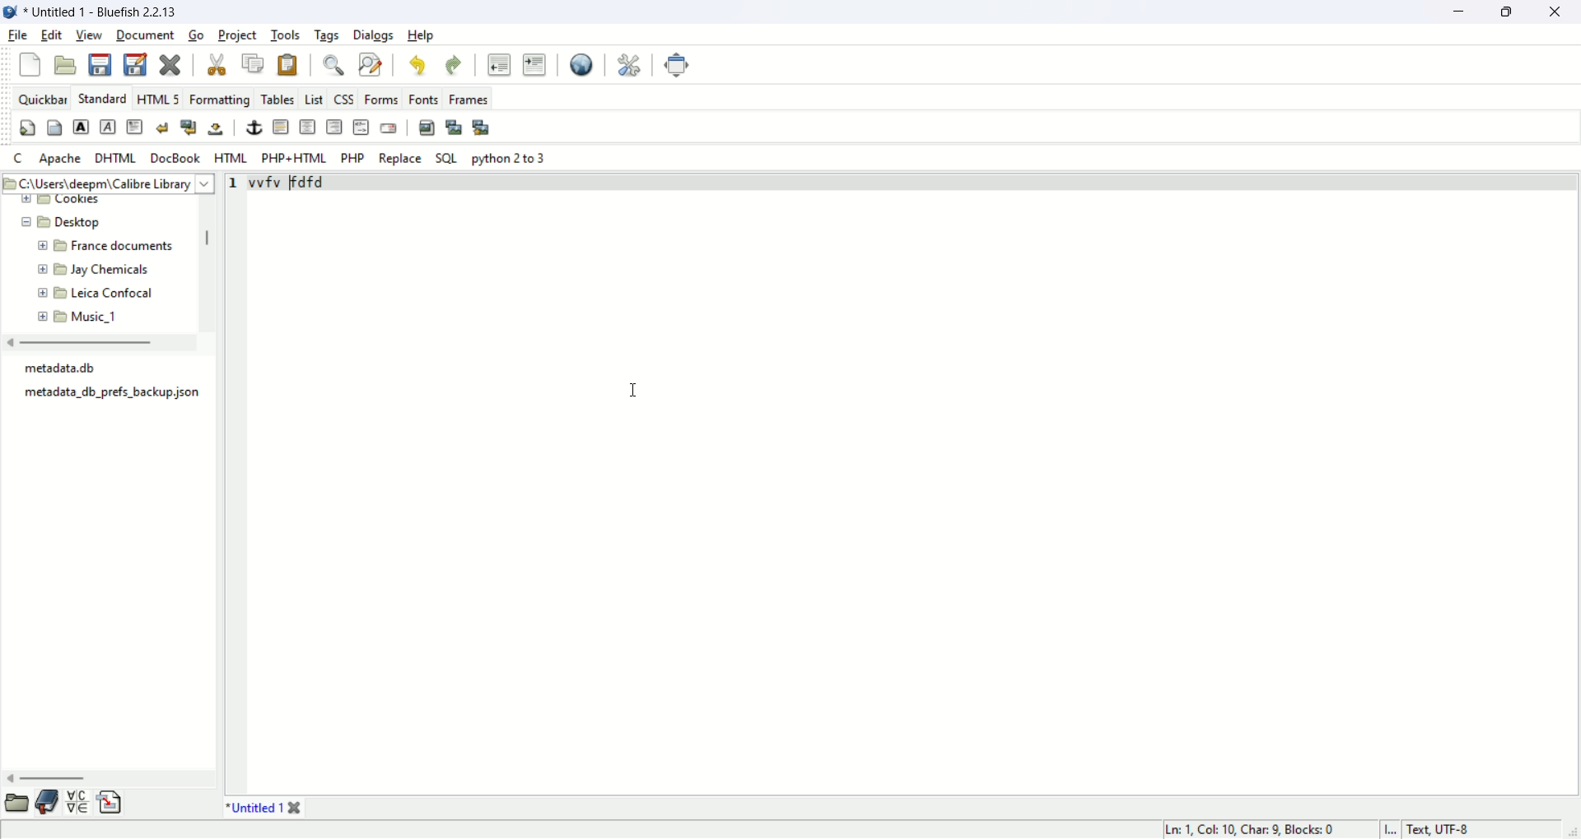  What do you see at coordinates (170, 63) in the screenshot?
I see `close` at bounding box center [170, 63].